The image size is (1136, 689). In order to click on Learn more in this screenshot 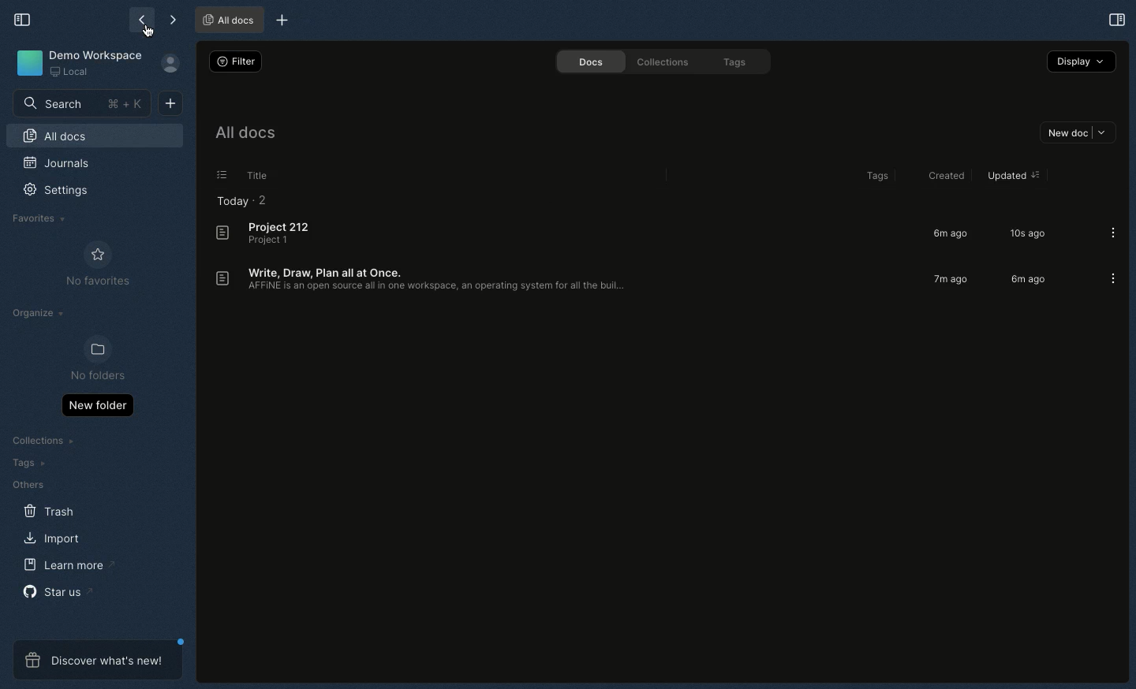, I will do `click(69, 565)`.